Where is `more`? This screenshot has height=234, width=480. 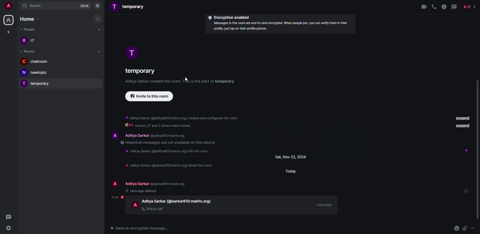 more is located at coordinates (473, 228).